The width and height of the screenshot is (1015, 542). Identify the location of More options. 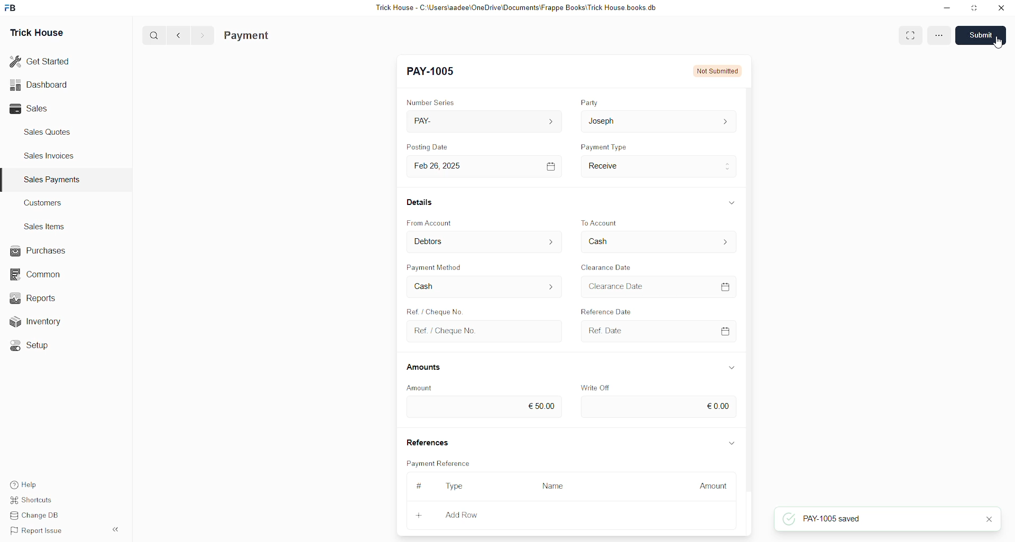
(939, 35).